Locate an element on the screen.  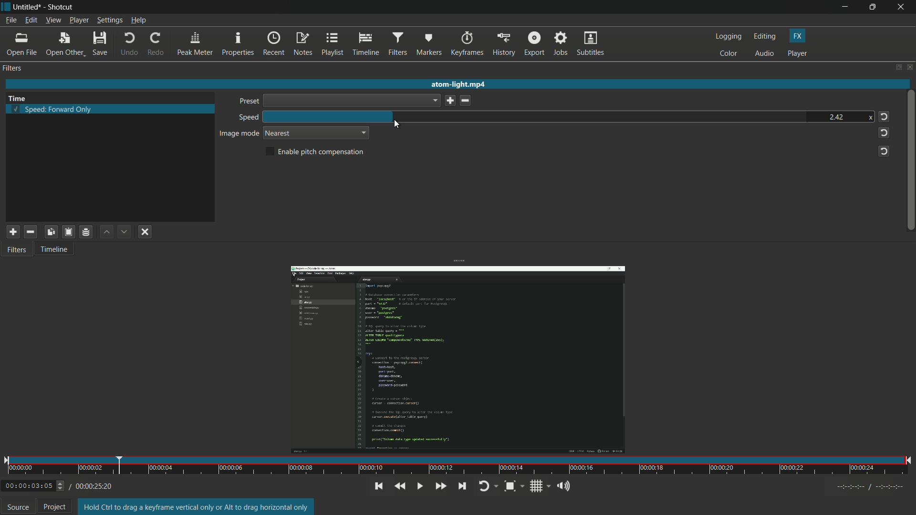
filters is located at coordinates (397, 44).